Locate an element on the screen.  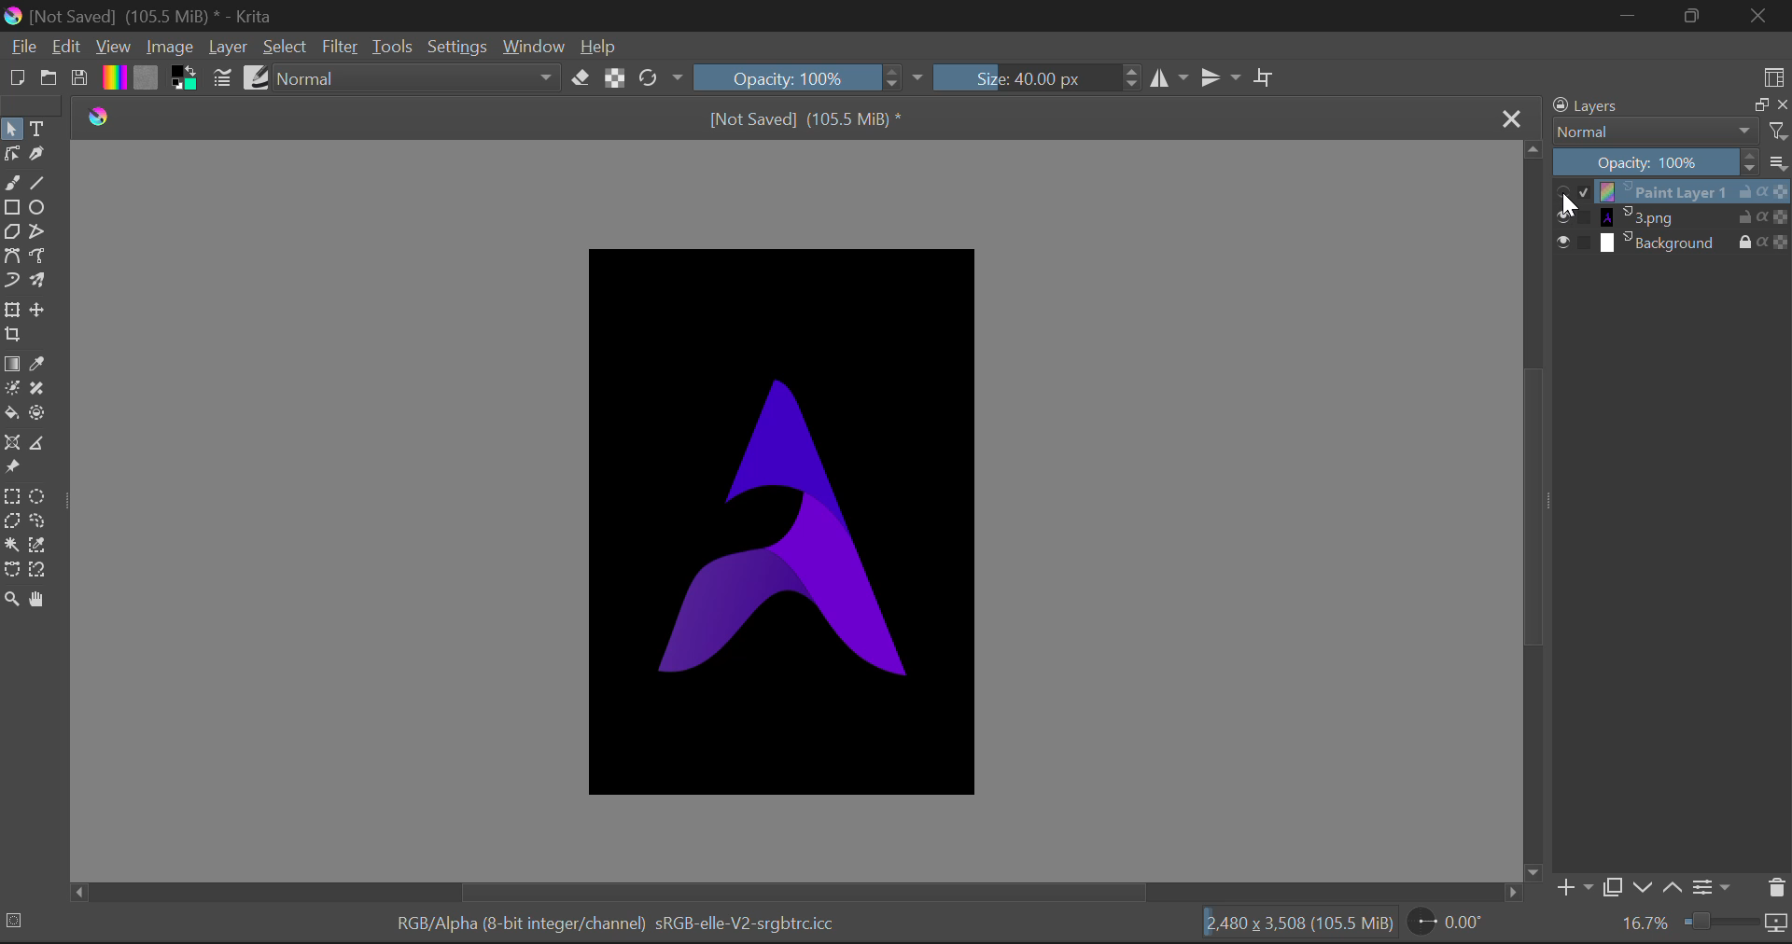
close layers is located at coordinates (1781, 105).